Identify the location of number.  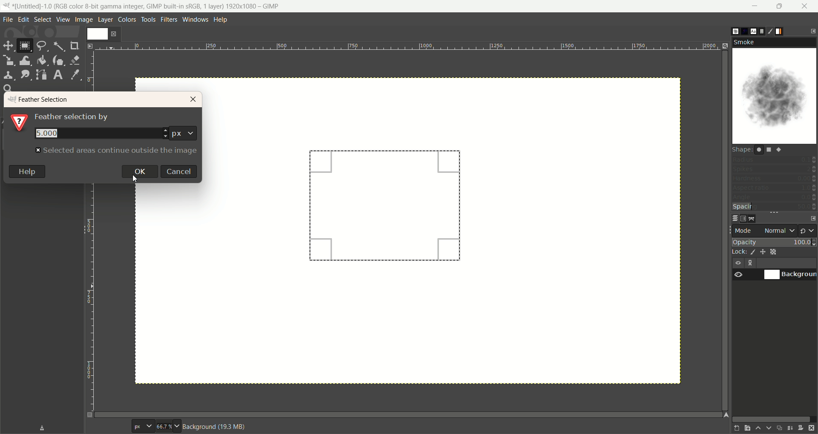
(101, 133).